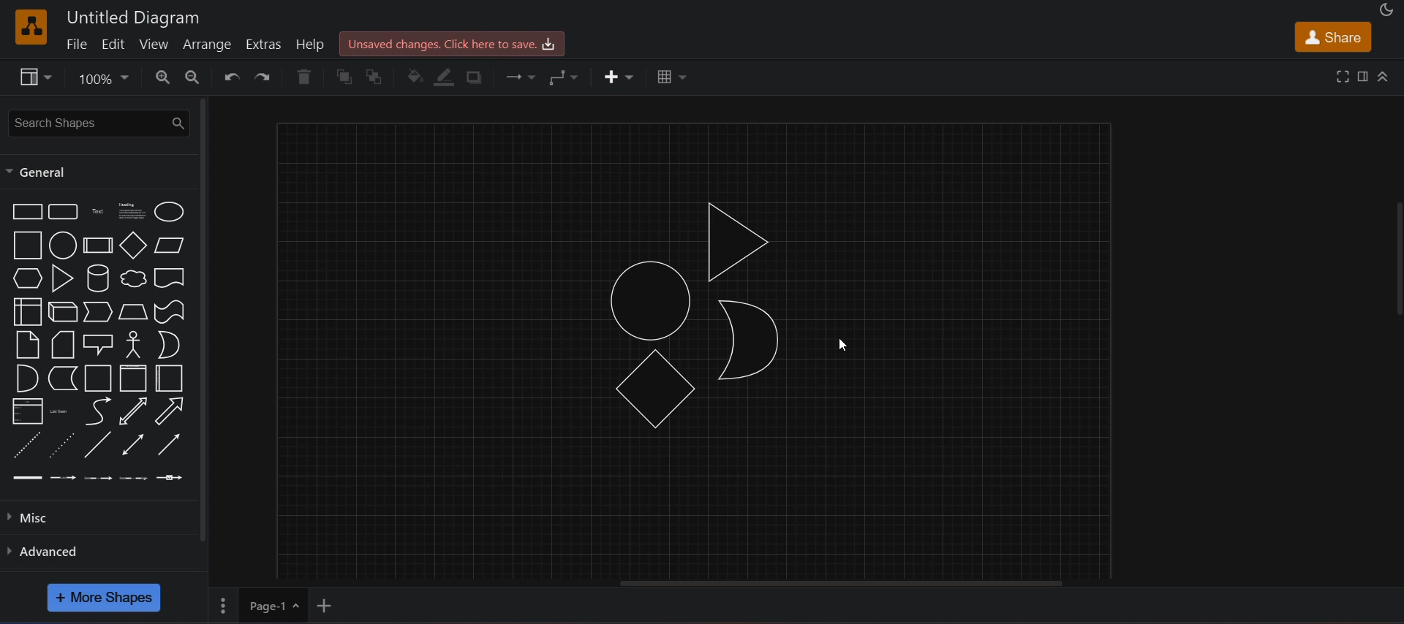 The height and width of the screenshot is (624, 1404). Describe the element at coordinates (62, 278) in the screenshot. I see `triangle` at that location.